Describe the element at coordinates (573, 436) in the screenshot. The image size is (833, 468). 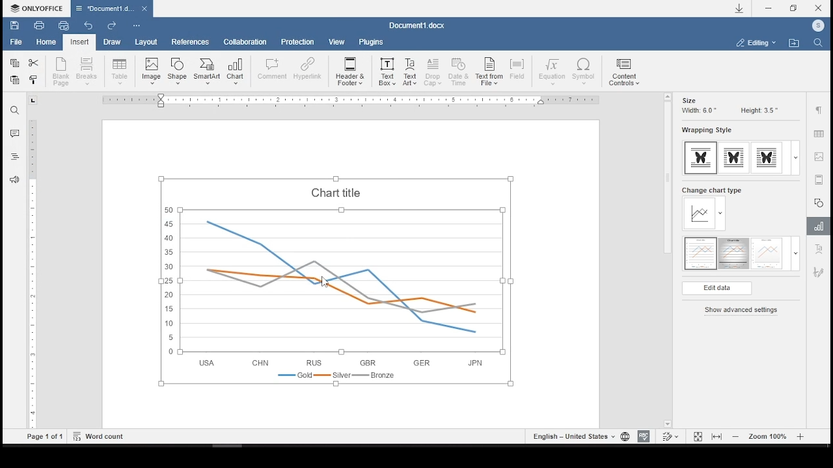
I see `set text language` at that location.